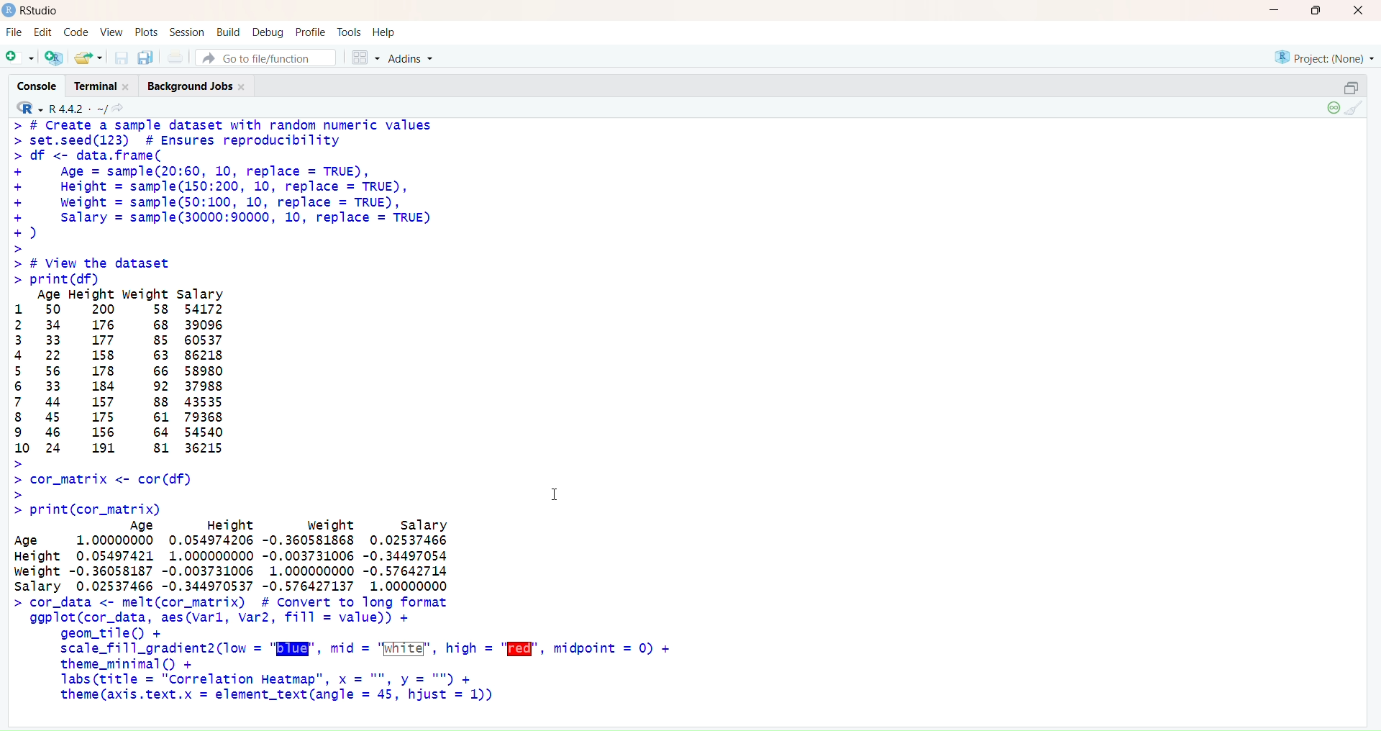 Image resolution: width=1381 pixels, height=731 pixels. What do you see at coordinates (188, 32) in the screenshot?
I see `Session` at bounding box center [188, 32].